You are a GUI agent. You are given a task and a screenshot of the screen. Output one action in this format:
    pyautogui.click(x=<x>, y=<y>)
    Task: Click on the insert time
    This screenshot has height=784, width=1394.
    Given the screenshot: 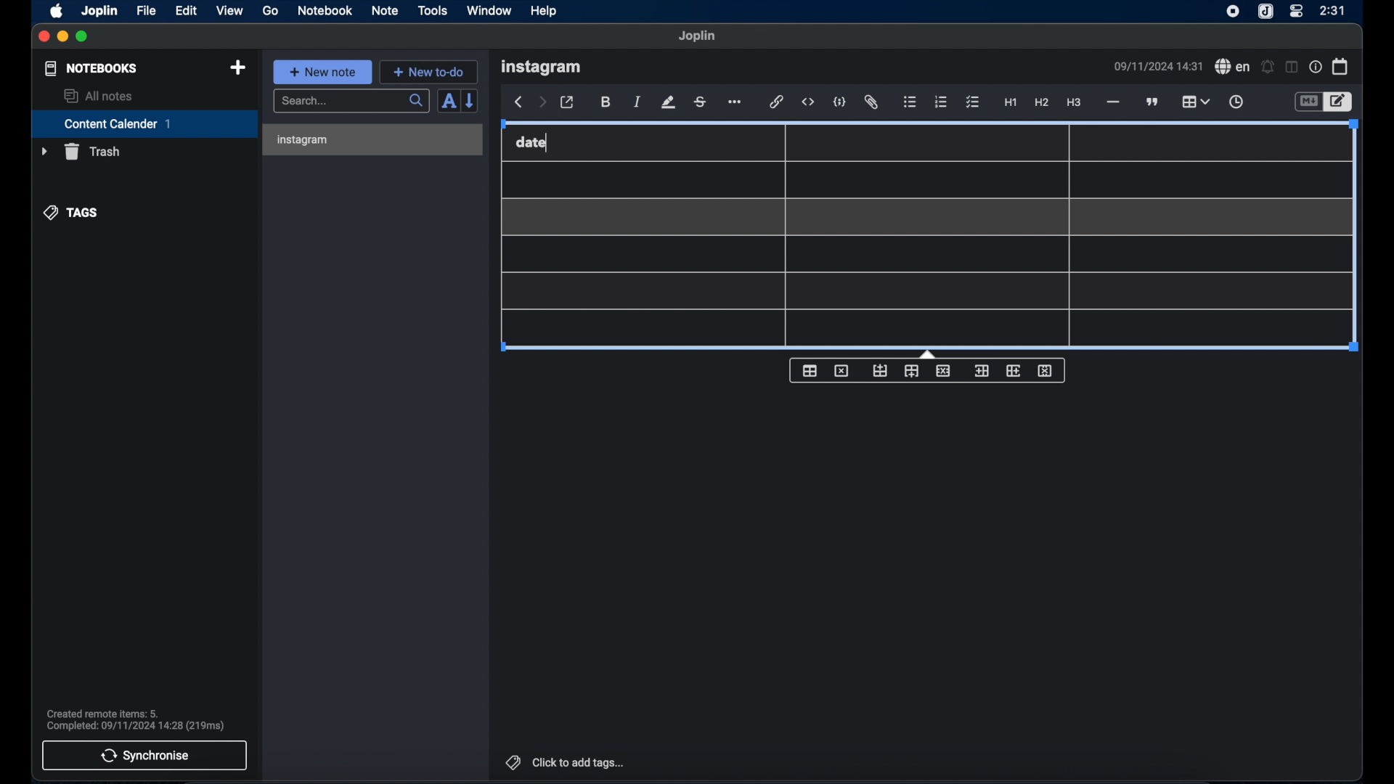 What is the action you would take?
    pyautogui.click(x=1237, y=102)
    